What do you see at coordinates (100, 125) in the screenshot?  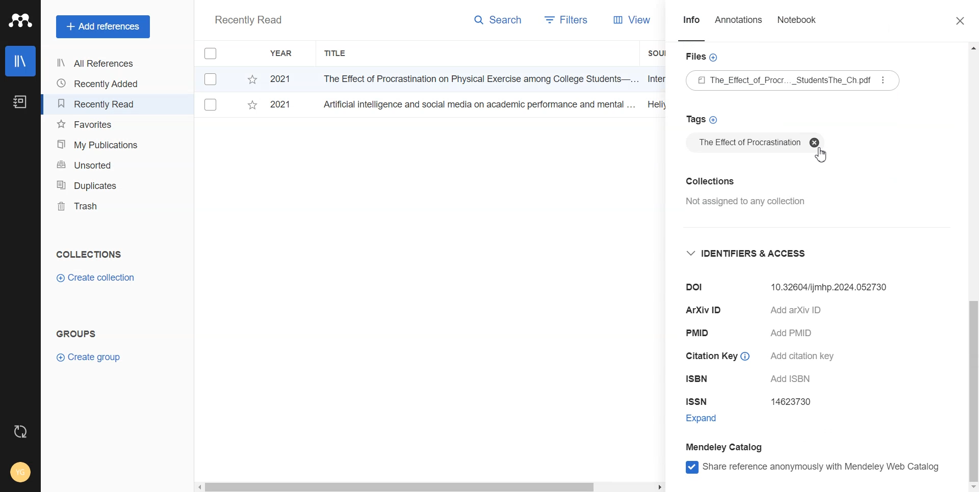 I see `Favourites` at bounding box center [100, 125].